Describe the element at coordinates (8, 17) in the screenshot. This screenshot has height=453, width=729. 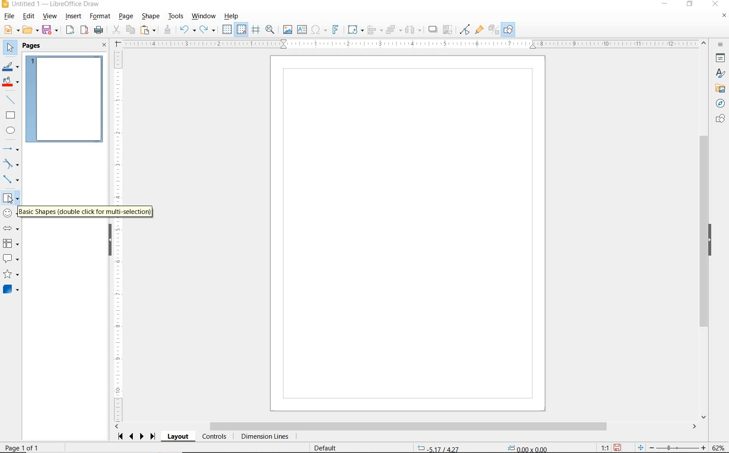
I see `FILE` at that location.